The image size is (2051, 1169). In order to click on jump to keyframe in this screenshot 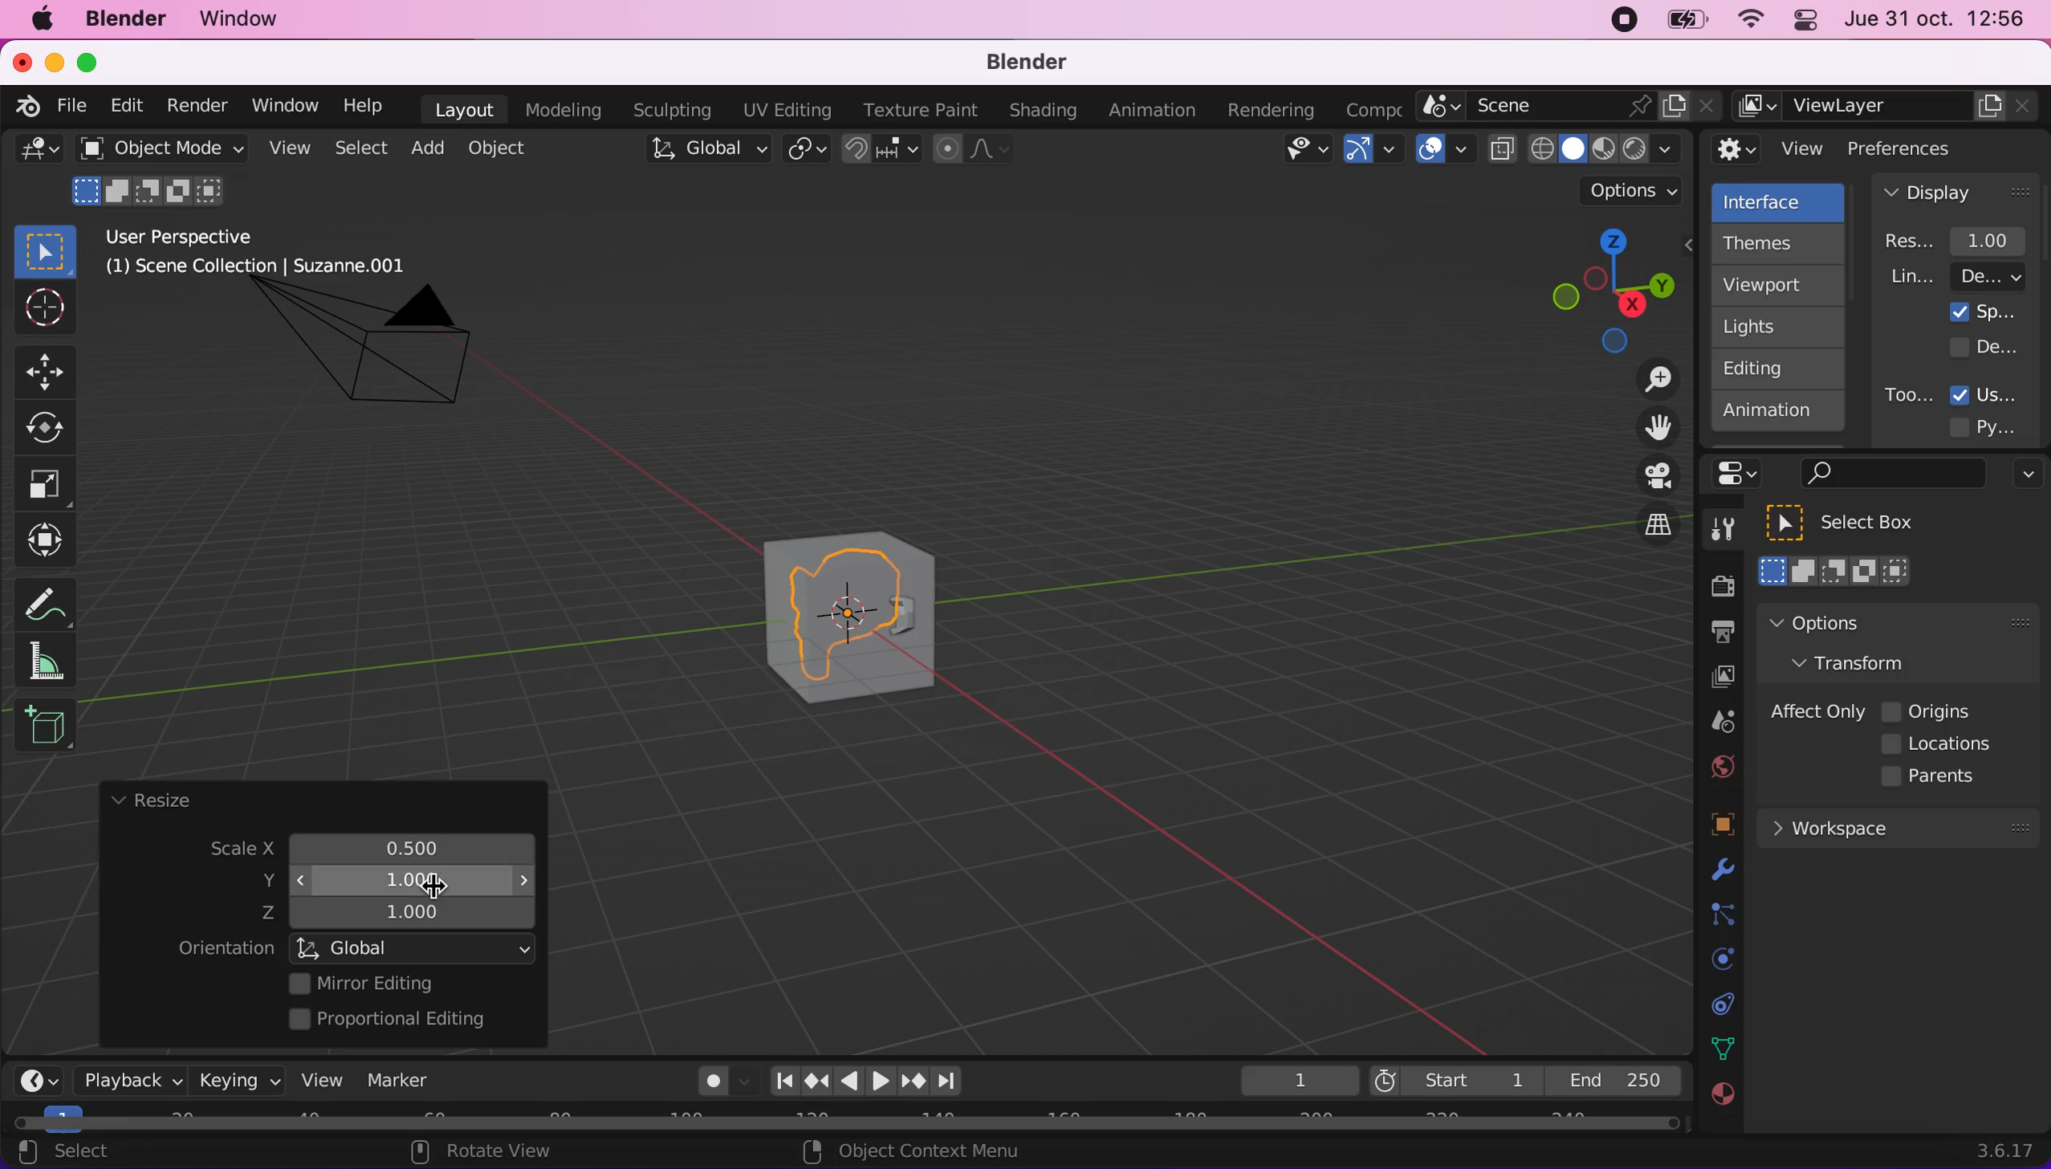, I will do `click(816, 1081)`.